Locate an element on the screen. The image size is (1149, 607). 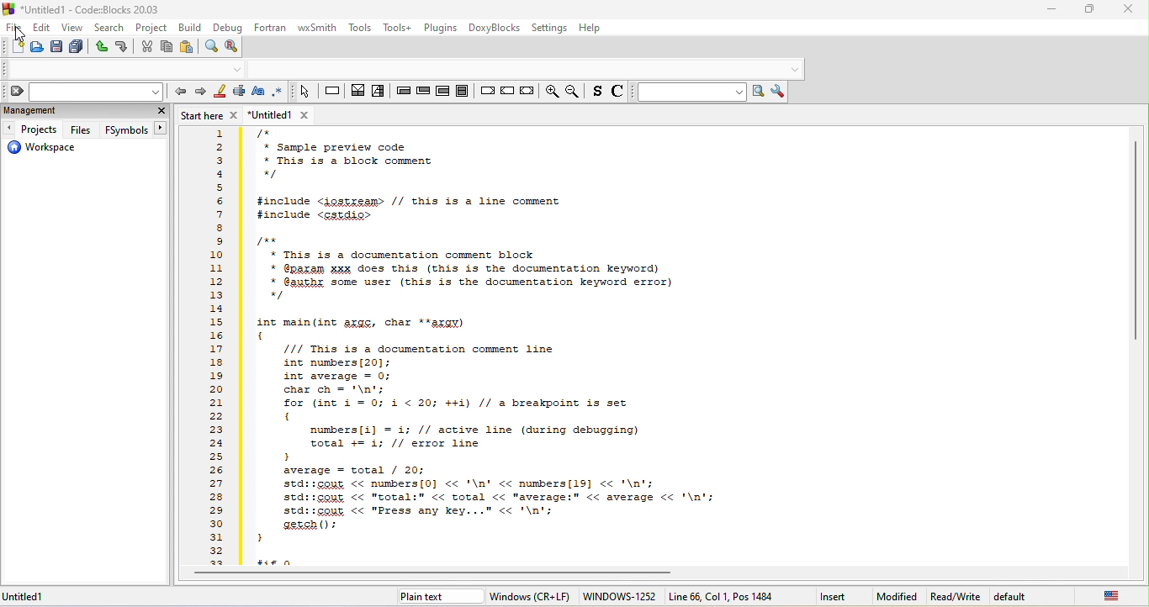
search to text is located at coordinates (689, 93).